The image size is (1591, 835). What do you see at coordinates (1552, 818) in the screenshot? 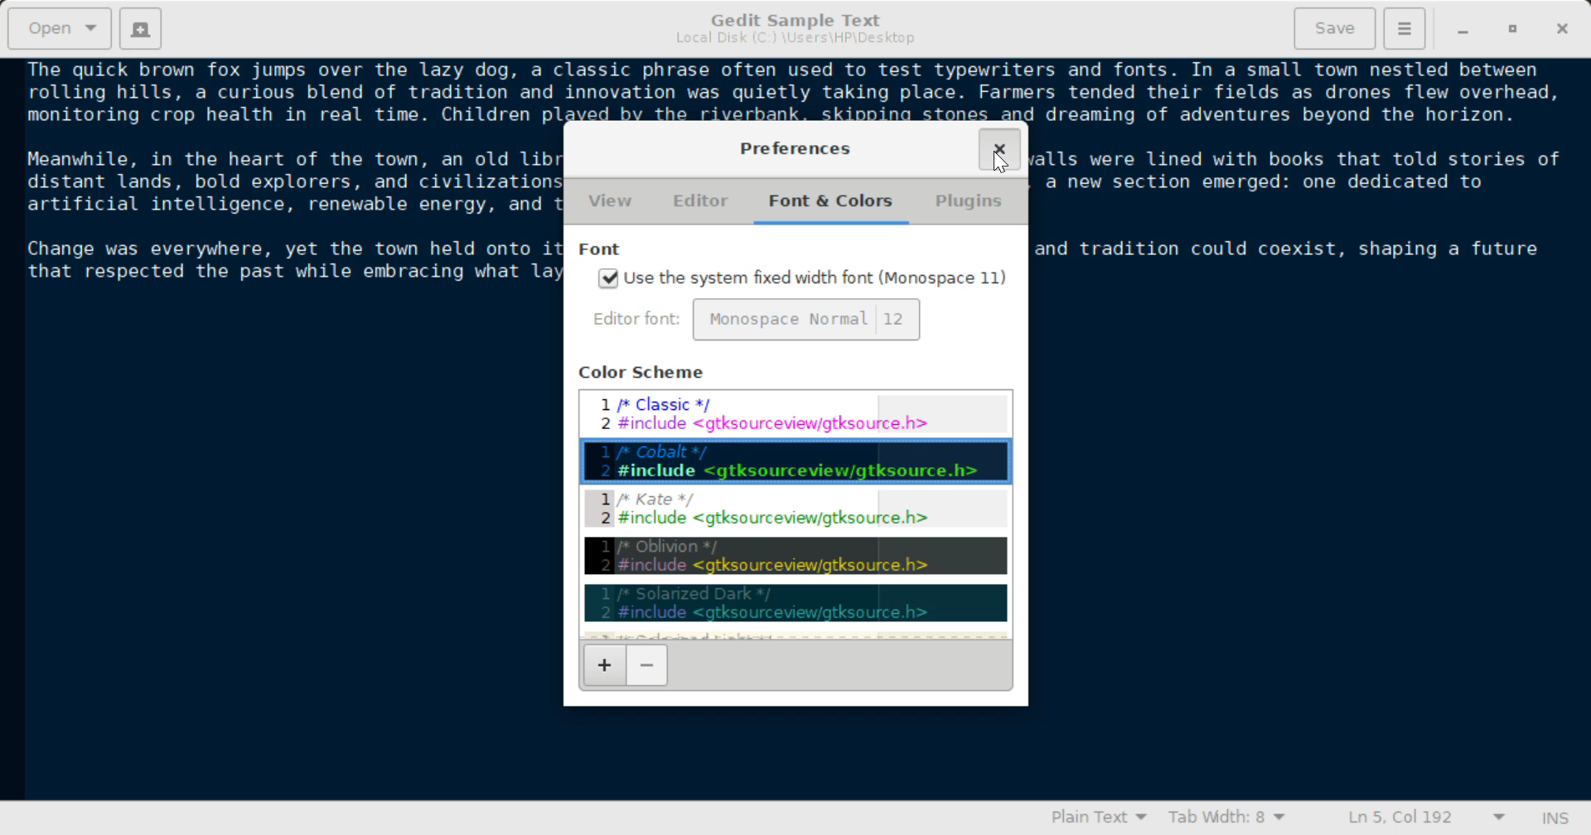
I see `Insert Mode` at bounding box center [1552, 818].